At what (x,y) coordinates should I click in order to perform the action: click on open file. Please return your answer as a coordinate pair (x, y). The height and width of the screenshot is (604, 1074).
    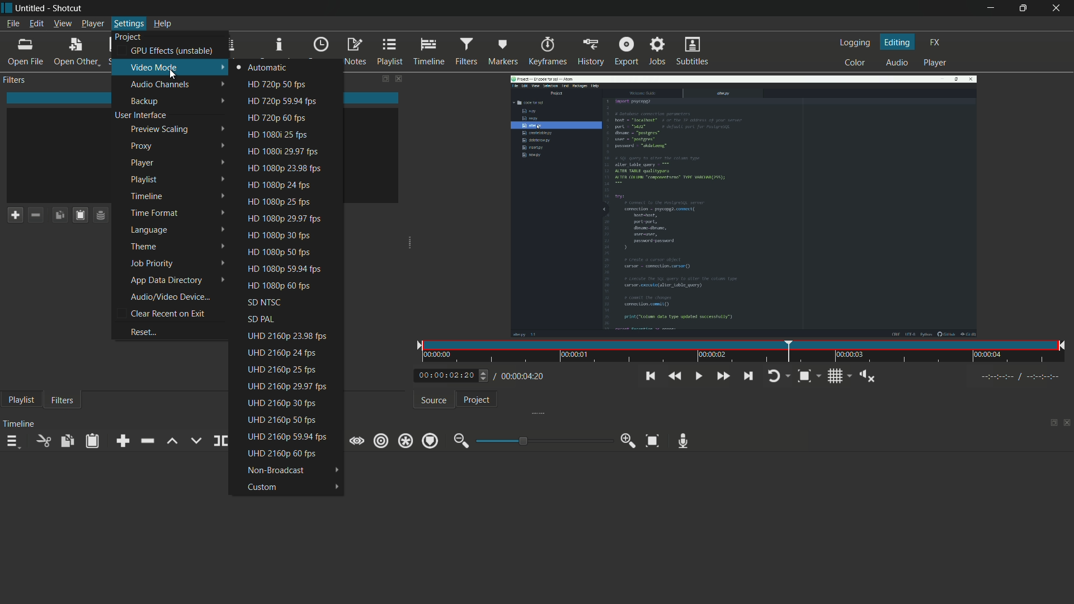
    Looking at the image, I should click on (26, 52).